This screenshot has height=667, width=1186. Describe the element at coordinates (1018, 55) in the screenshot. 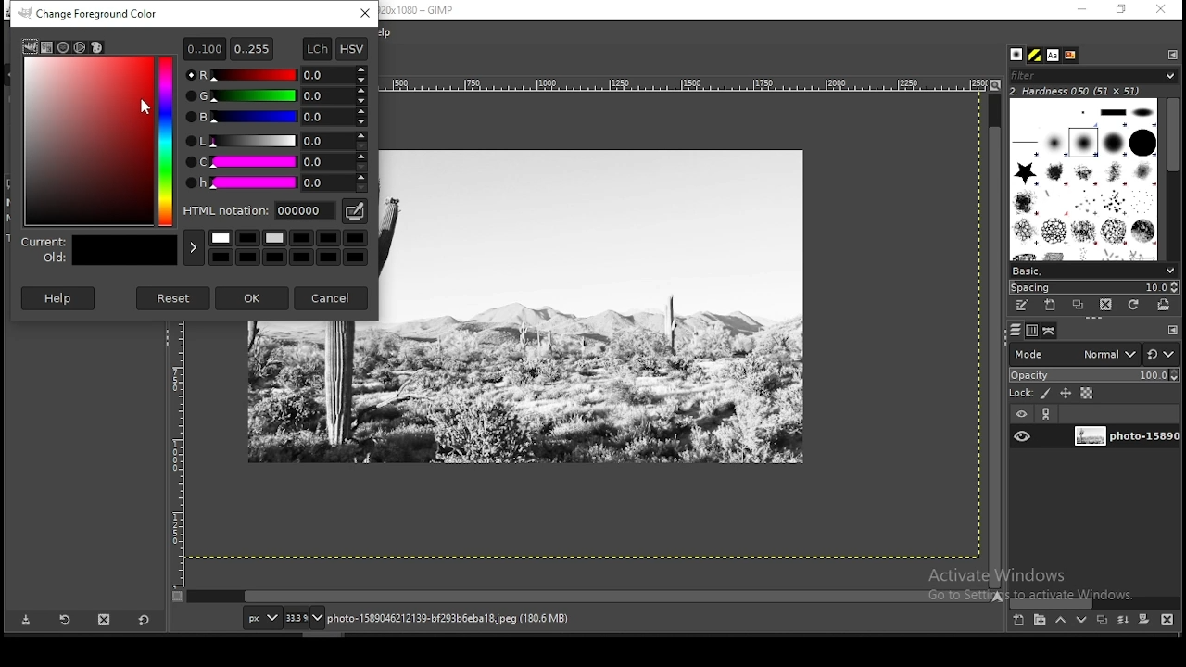

I see `brushes` at that location.